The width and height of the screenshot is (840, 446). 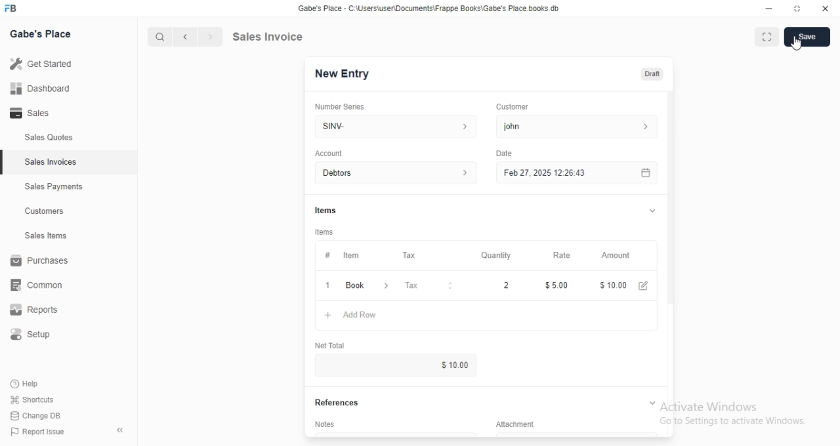 I want to click on Account, so click(x=329, y=153).